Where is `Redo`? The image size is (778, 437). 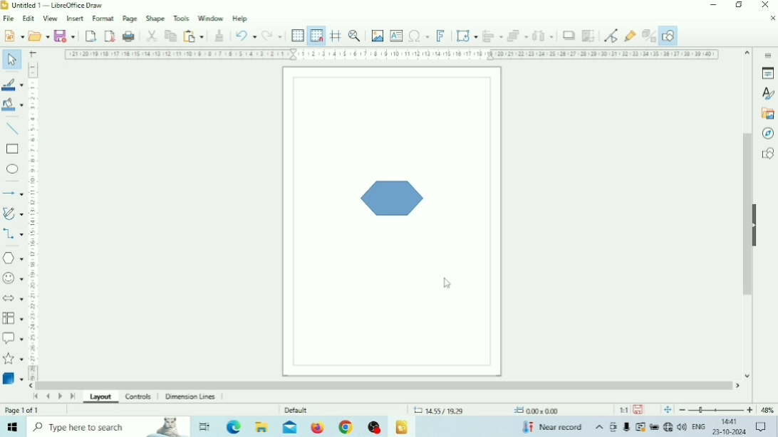
Redo is located at coordinates (271, 35).